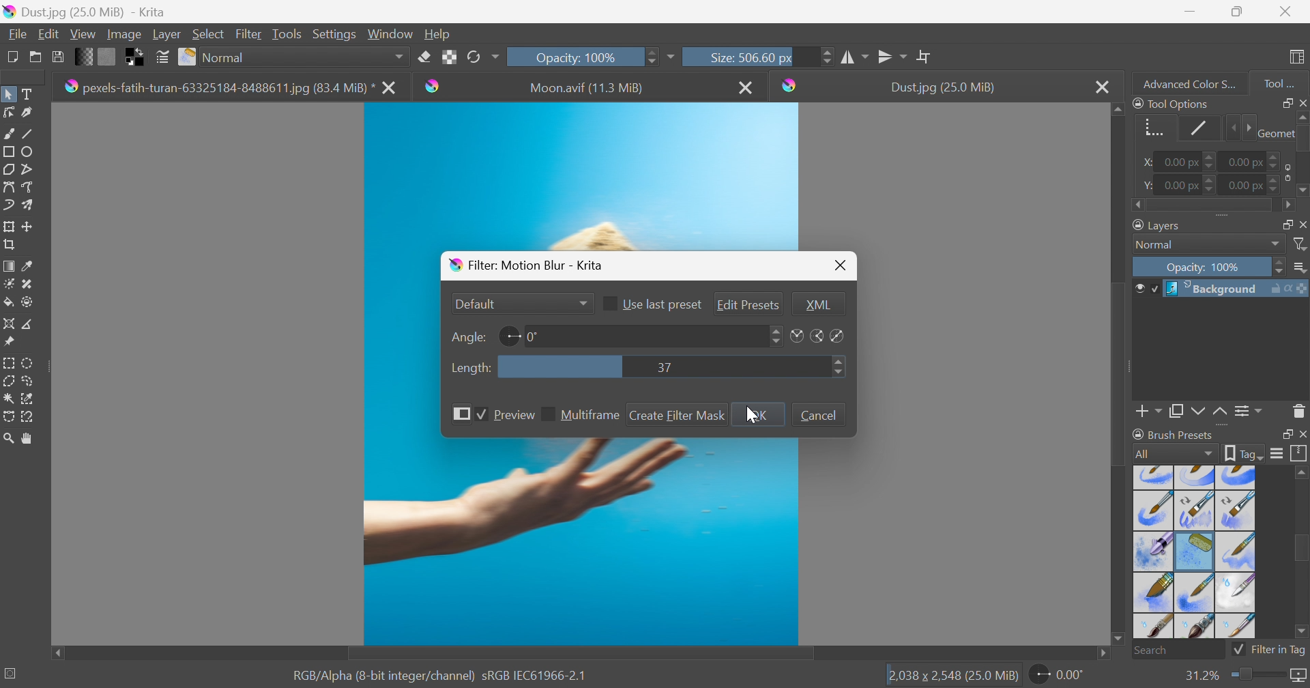 This screenshot has width=1310, height=688. I want to click on Choose workspace, so click(1299, 57).